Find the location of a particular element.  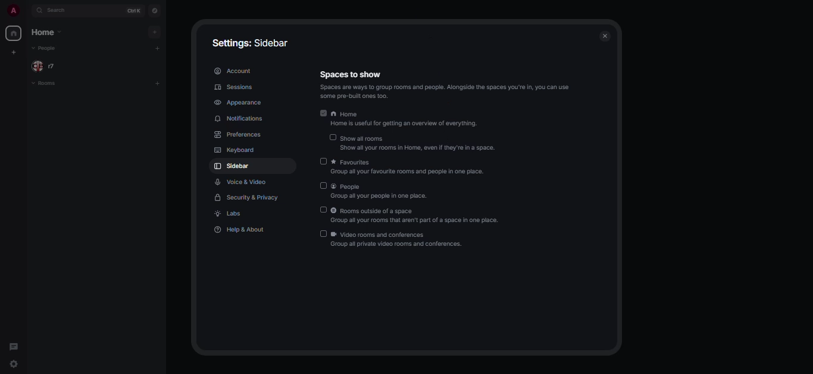

people is located at coordinates (380, 192).